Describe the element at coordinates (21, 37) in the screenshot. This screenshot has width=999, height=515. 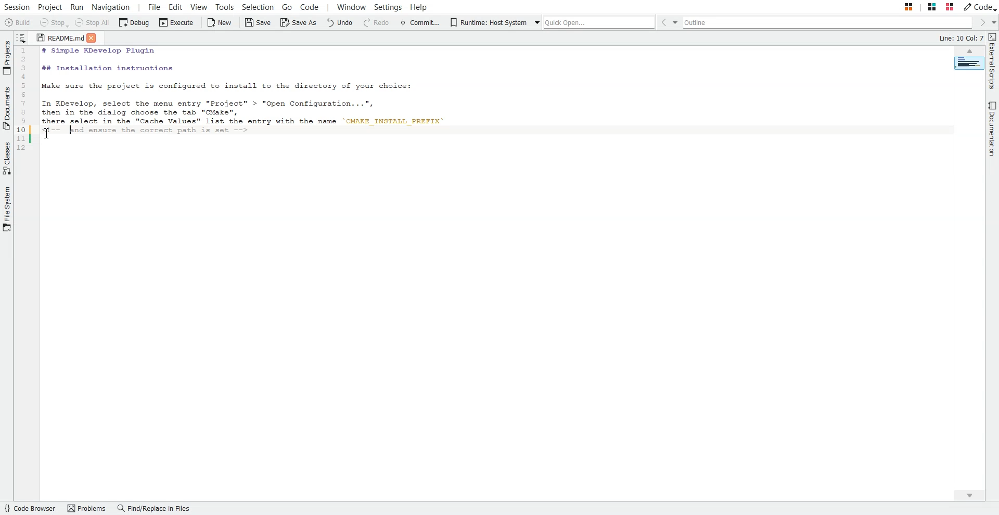
I see `Show sorted list` at that location.